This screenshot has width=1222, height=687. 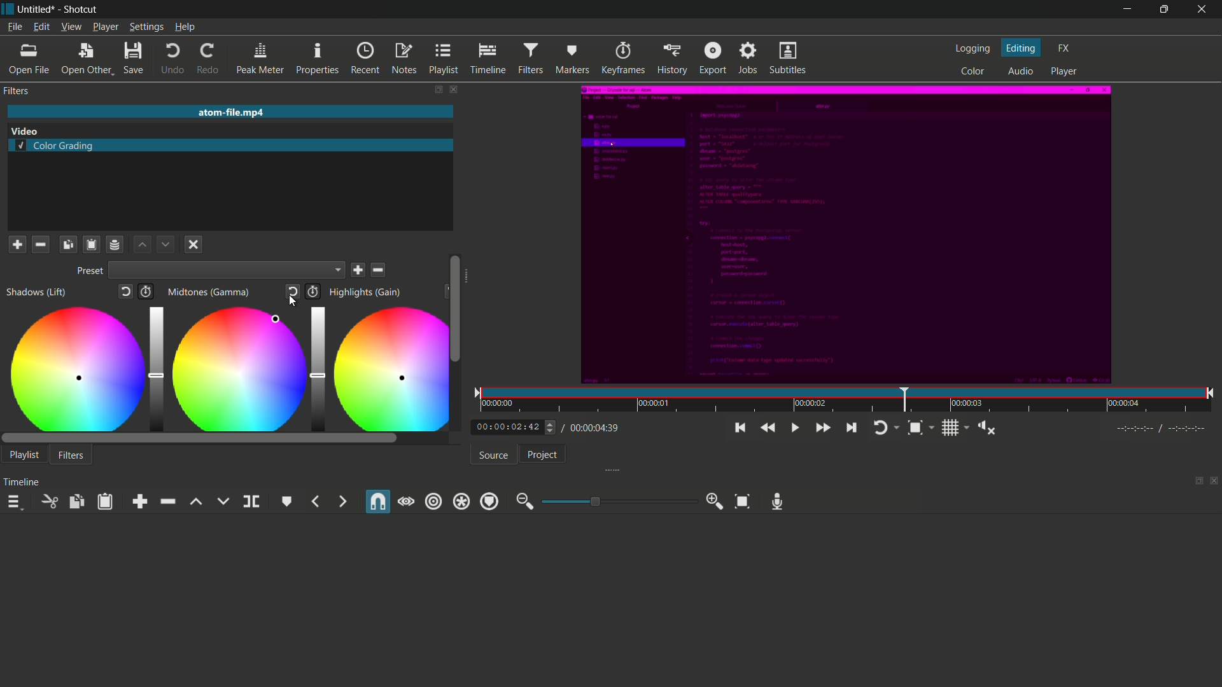 I want to click on create or edit marker, so click(x=287, y=501).